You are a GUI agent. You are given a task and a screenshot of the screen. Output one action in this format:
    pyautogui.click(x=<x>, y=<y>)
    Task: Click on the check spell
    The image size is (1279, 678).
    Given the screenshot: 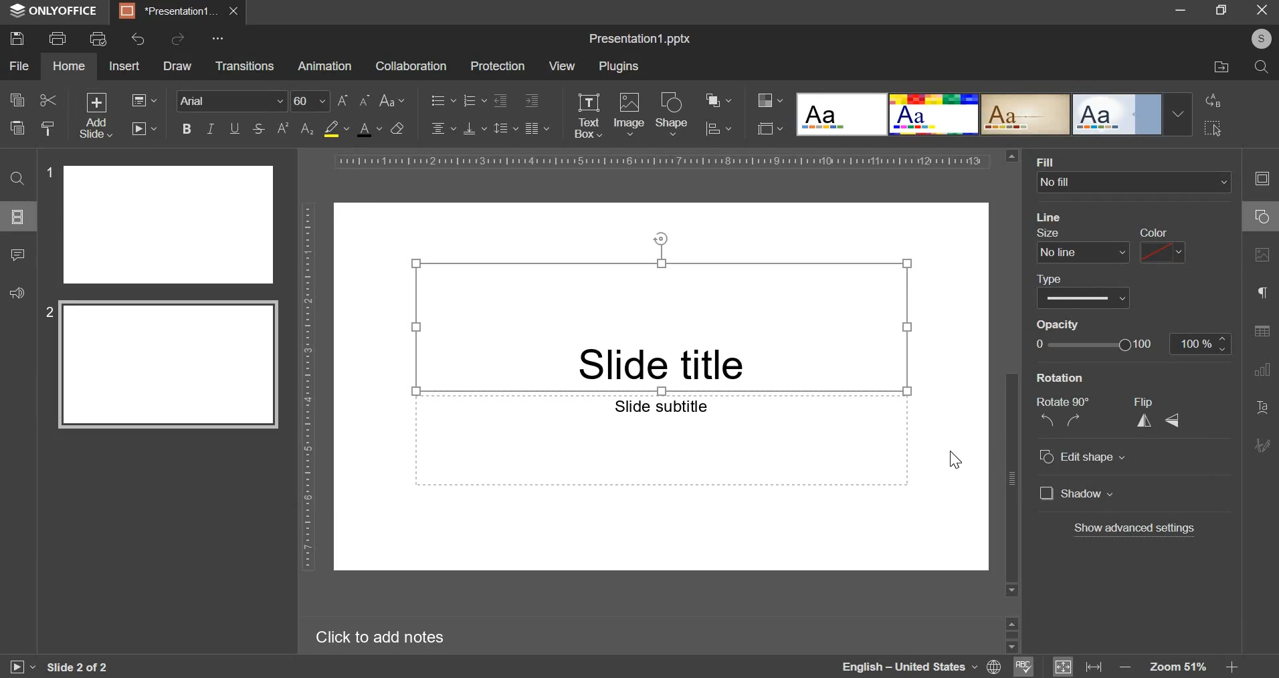 What is the action you would take?
    pyautogui.click(x=1021, y=667)
    